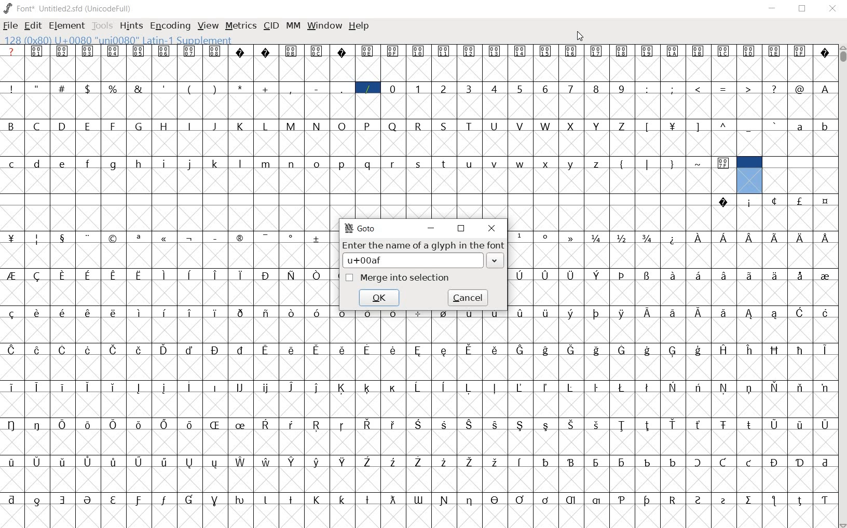 The image size is (847, 528). I want to click on Symbol, so click(393, 51).